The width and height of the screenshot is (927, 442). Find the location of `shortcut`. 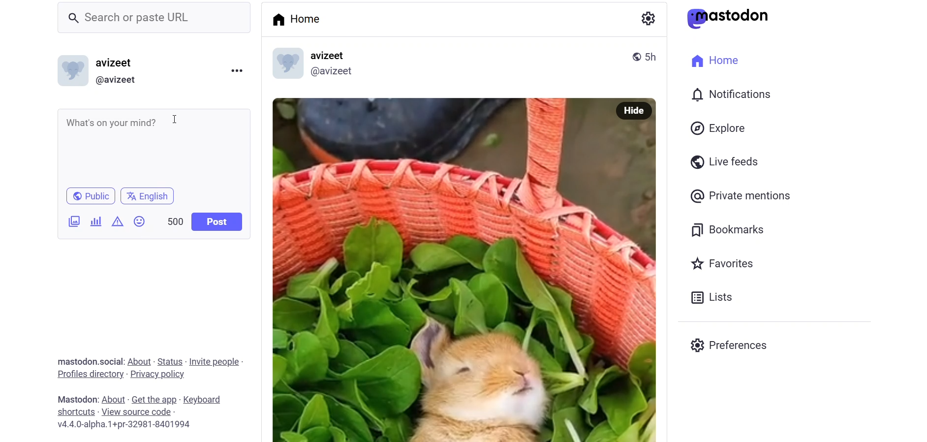

shortcut is located at coordinates (73, 411).